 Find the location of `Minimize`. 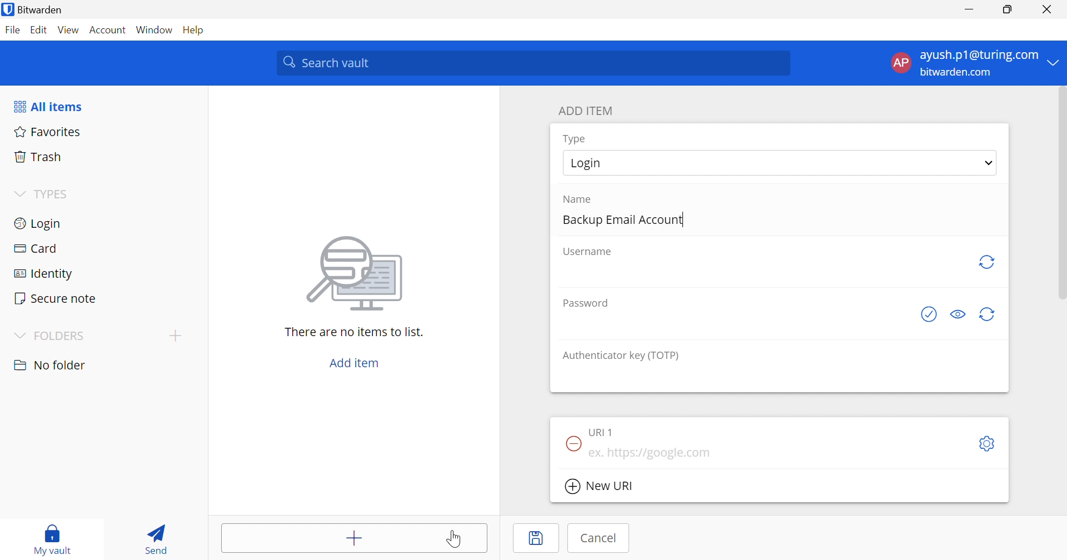

Minimize is located at coordinates (969, 9).